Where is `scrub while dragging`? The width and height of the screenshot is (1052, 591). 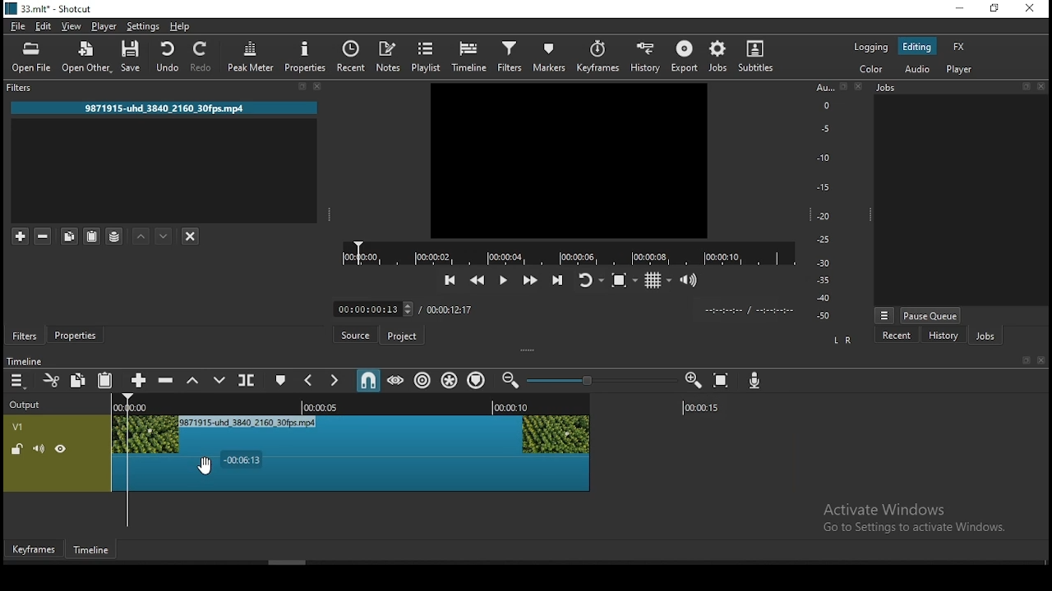
scrub while dragging is located at coordinates (397, 382).